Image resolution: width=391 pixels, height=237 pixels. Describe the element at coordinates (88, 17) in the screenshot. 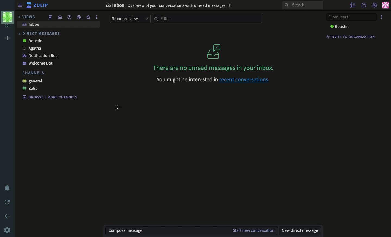

I see `favorite` at that location.